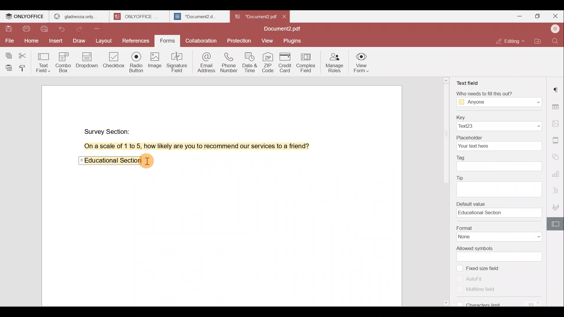 Image resolution: width=564 pixels, height=317 pixels. I want to click on References, so click(136, 41).